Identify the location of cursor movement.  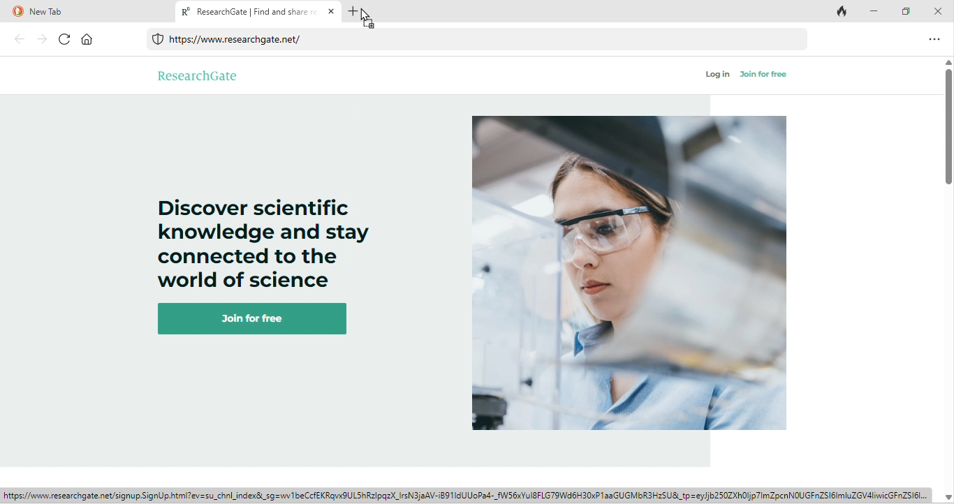
(369, 16).